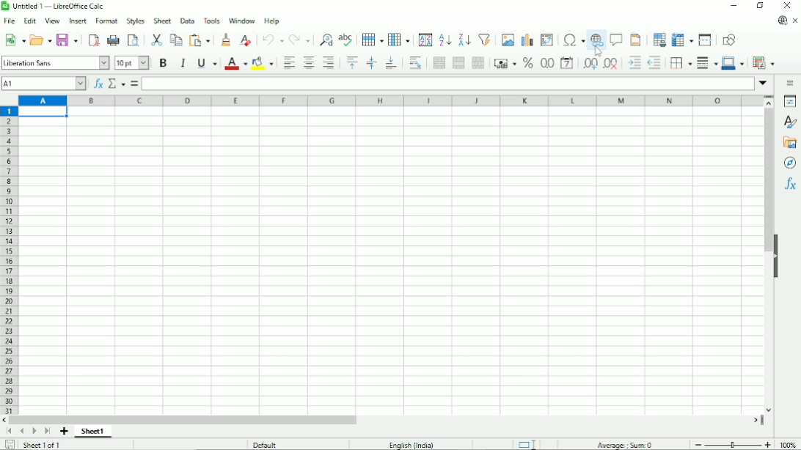  Describe the element at coordinates (546, 40) in the screenshot. I see `Insert or edit pivot table` at that location.